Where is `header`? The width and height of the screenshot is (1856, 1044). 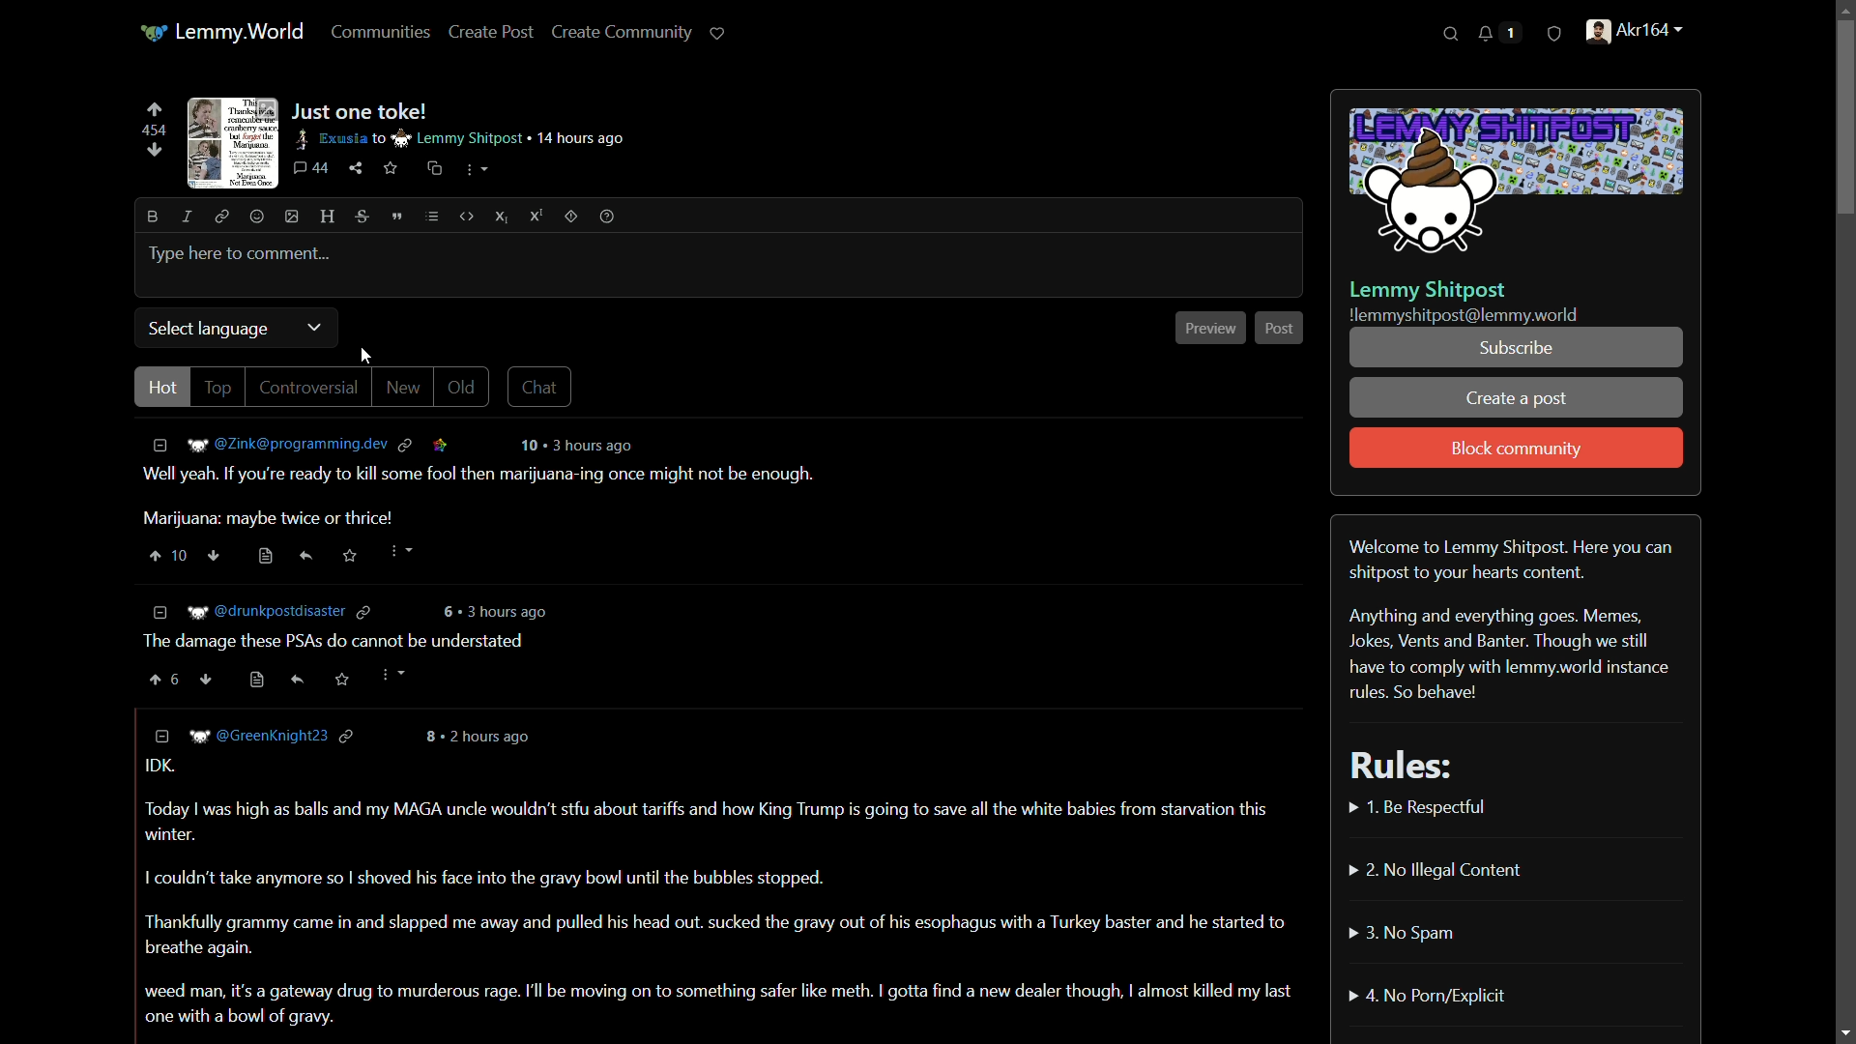 header is located at coordinates (326, 217).